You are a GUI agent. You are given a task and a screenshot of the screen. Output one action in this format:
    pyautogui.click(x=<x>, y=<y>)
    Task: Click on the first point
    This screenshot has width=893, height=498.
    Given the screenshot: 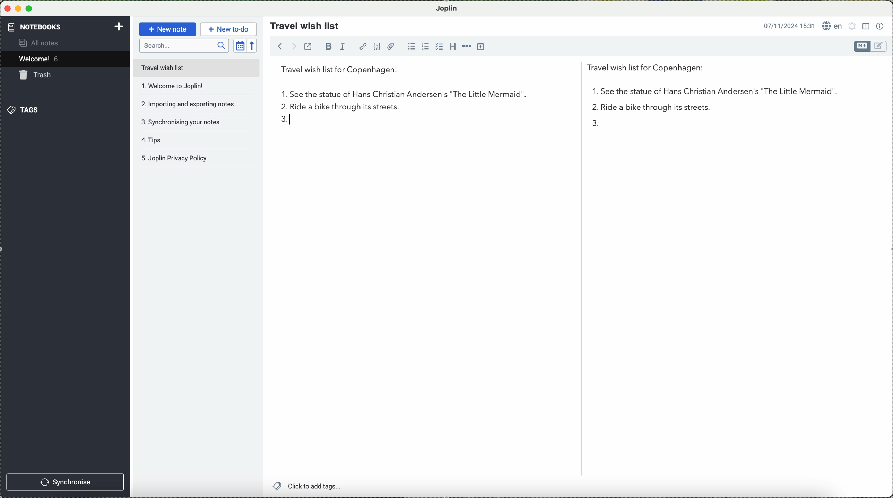 What is the action you would take?
    pyautogui.click(x=552, y=94)
    